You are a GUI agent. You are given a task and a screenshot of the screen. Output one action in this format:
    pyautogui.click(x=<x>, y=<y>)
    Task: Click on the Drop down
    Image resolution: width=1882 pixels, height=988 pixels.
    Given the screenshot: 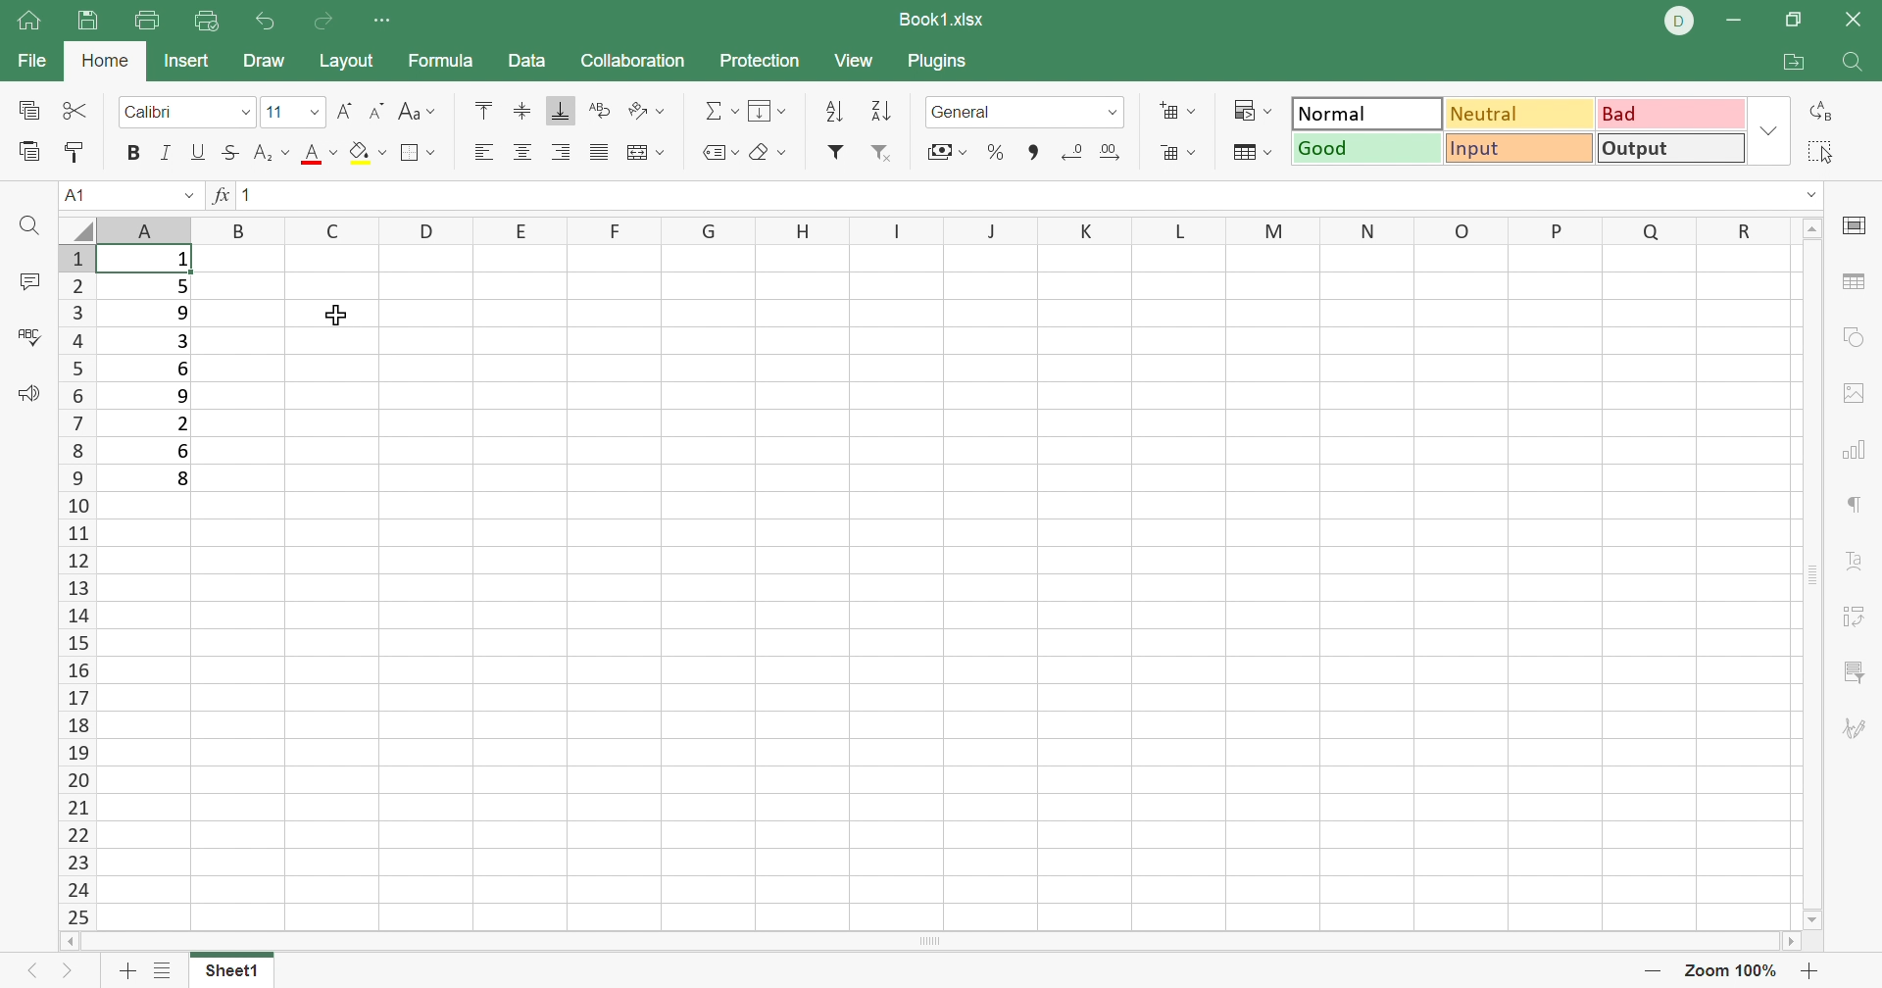 What is the action you would take?
    pyautogui.click(x=1811, y=196)
    